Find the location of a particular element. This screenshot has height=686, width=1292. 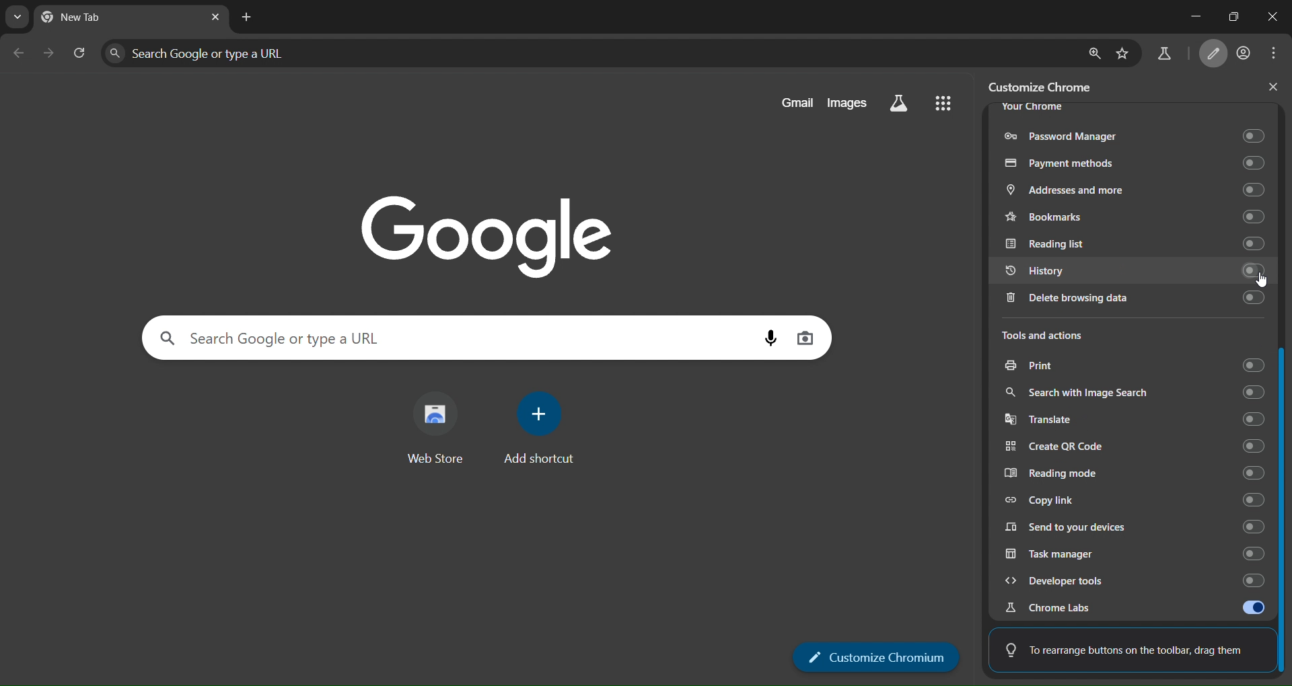

slider is located at coordinates (1284, 392).